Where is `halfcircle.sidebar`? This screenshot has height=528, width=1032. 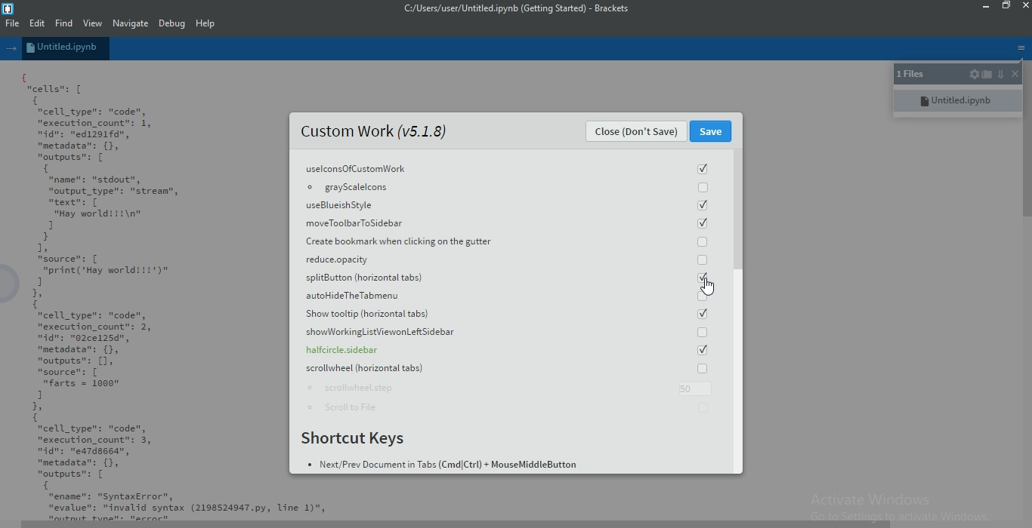
halfcircle.sidebar is located at coordinates (514, 351).